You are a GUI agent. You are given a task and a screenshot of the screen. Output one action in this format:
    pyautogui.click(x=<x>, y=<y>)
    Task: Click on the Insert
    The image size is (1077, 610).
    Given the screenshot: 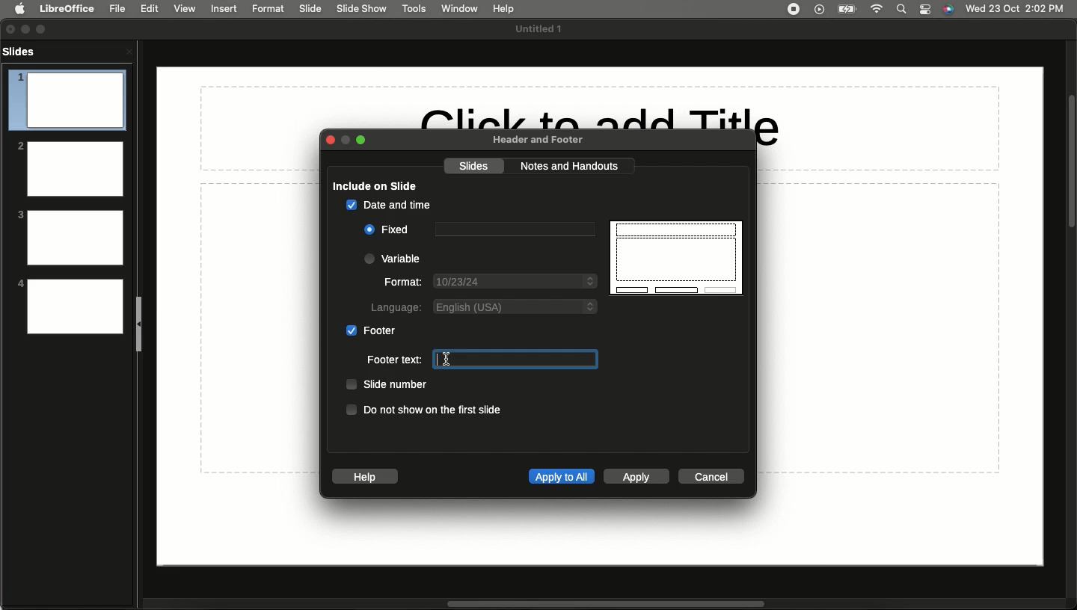 What is the action you would take?
    pyautogui.click(x=224, y=9)
    